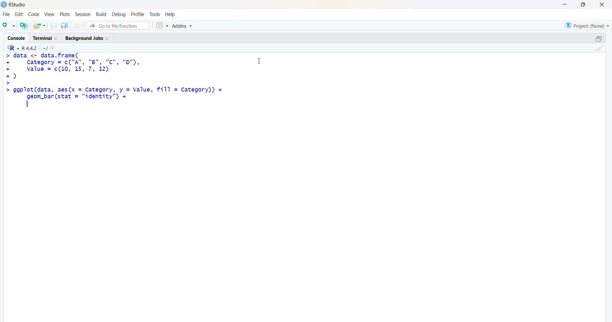  What do you see at coordinates (171, 14) in the screenshot?
I see `help` at bounding box center [171, 14].